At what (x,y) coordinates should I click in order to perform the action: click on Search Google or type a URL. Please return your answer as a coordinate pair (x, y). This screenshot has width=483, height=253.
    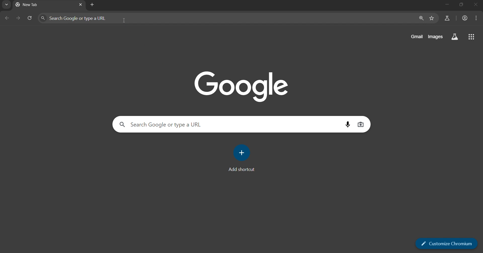
    Looking at the image, I should click on (162, 124).